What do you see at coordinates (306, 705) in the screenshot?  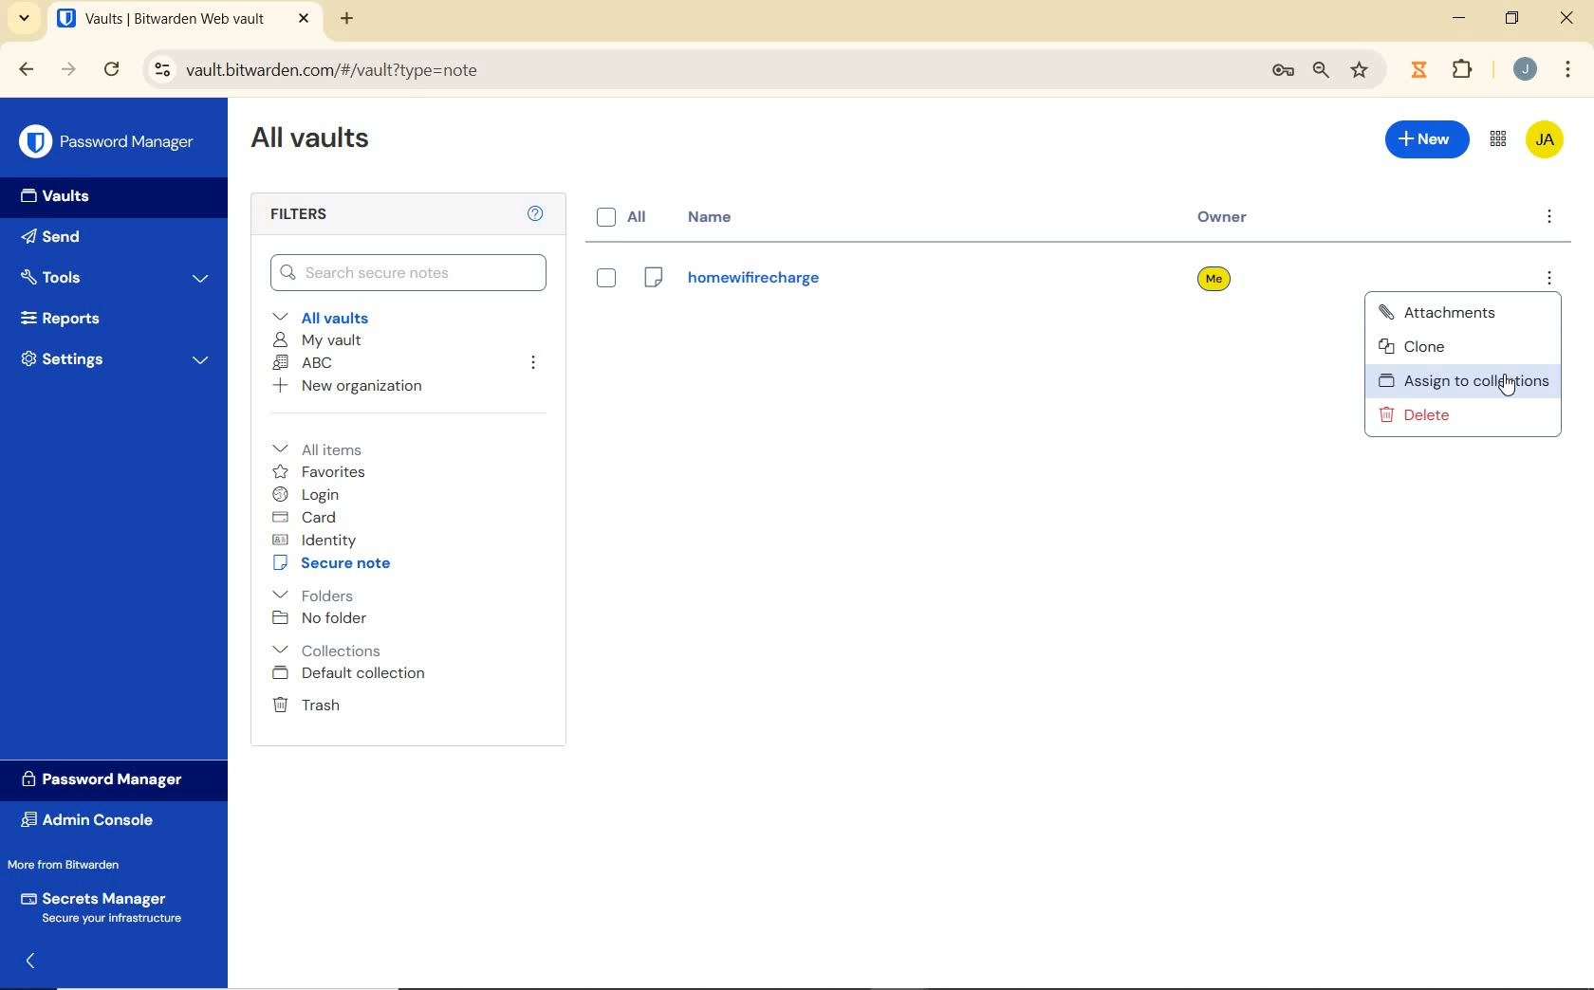 I see `Trash` at bounding box center [306, 705].